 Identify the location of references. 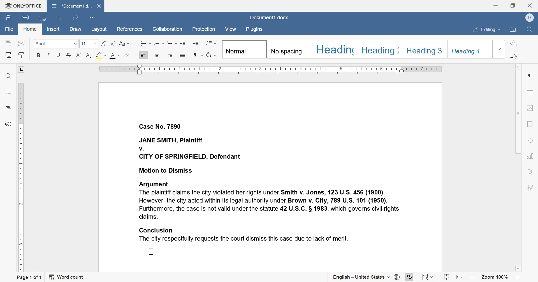
(131, 30).